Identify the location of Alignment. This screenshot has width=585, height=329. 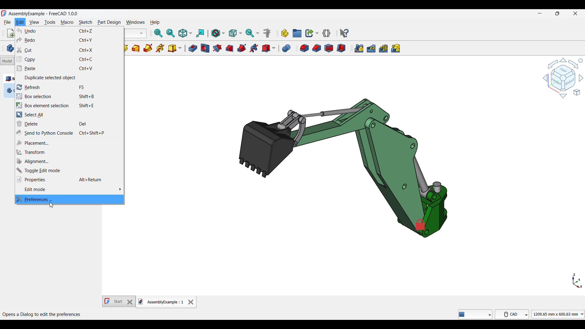
(69, 161).